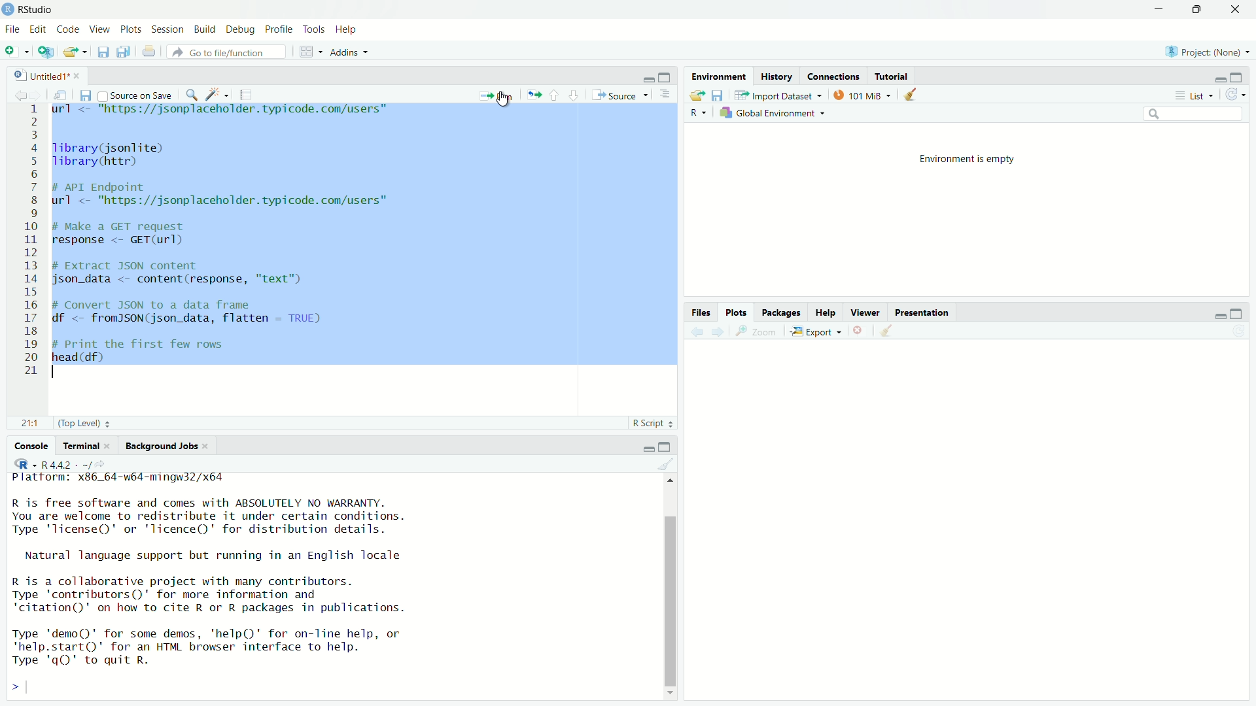 This screenshot has width=1256, height=706. I want to click on Minimize, so click(646, 448).